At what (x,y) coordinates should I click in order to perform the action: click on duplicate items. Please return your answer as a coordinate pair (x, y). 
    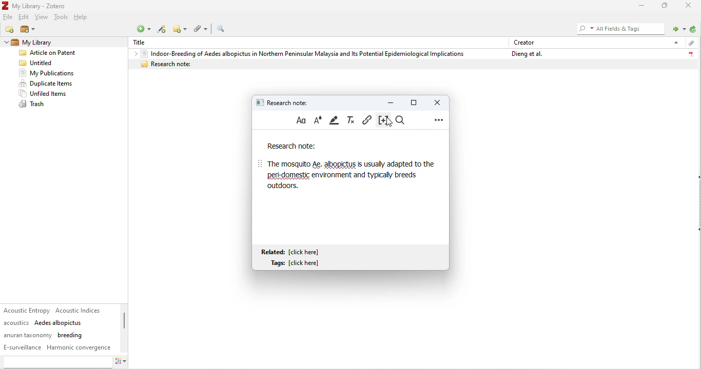
    Looking at the image, I should click on (47, 84).